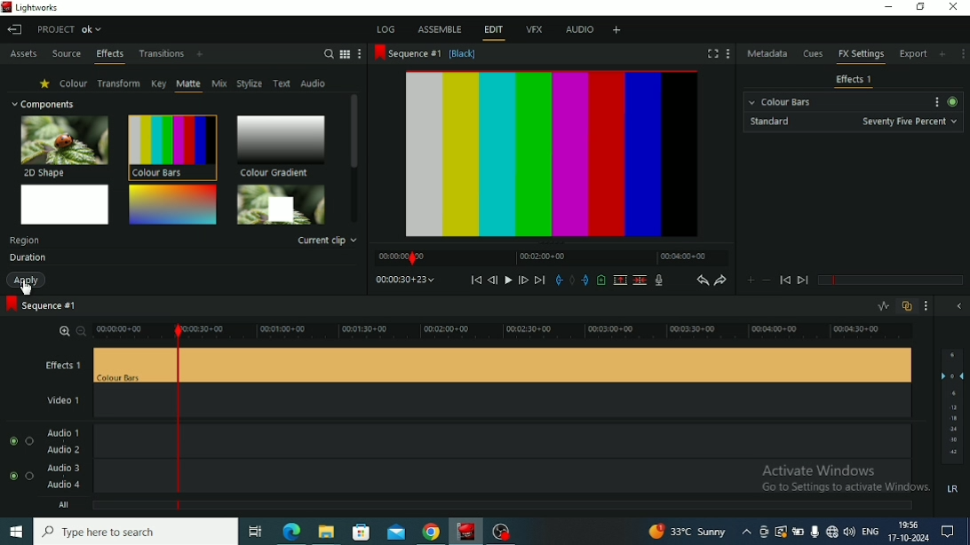 The height and width of the screenshot is (545, 970). Describe the element at coordinates (852, 122) in the screenshot. I see `Standard` at that location.